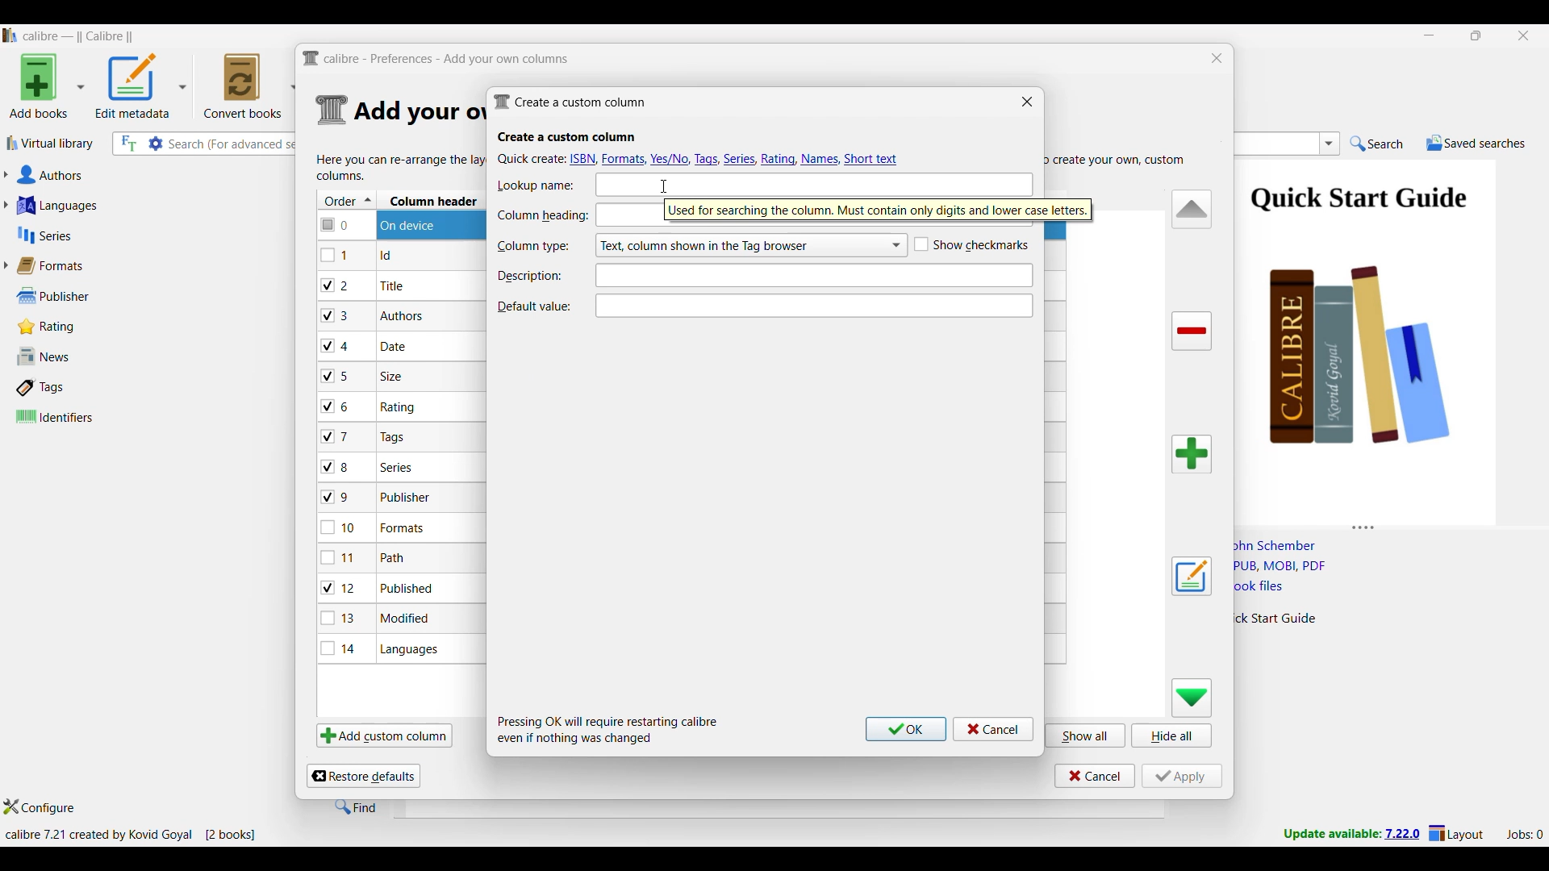  What do you see at coordinates (570, 102) in the screenshot?
I see `Window name` at bounding box center [570, 102].